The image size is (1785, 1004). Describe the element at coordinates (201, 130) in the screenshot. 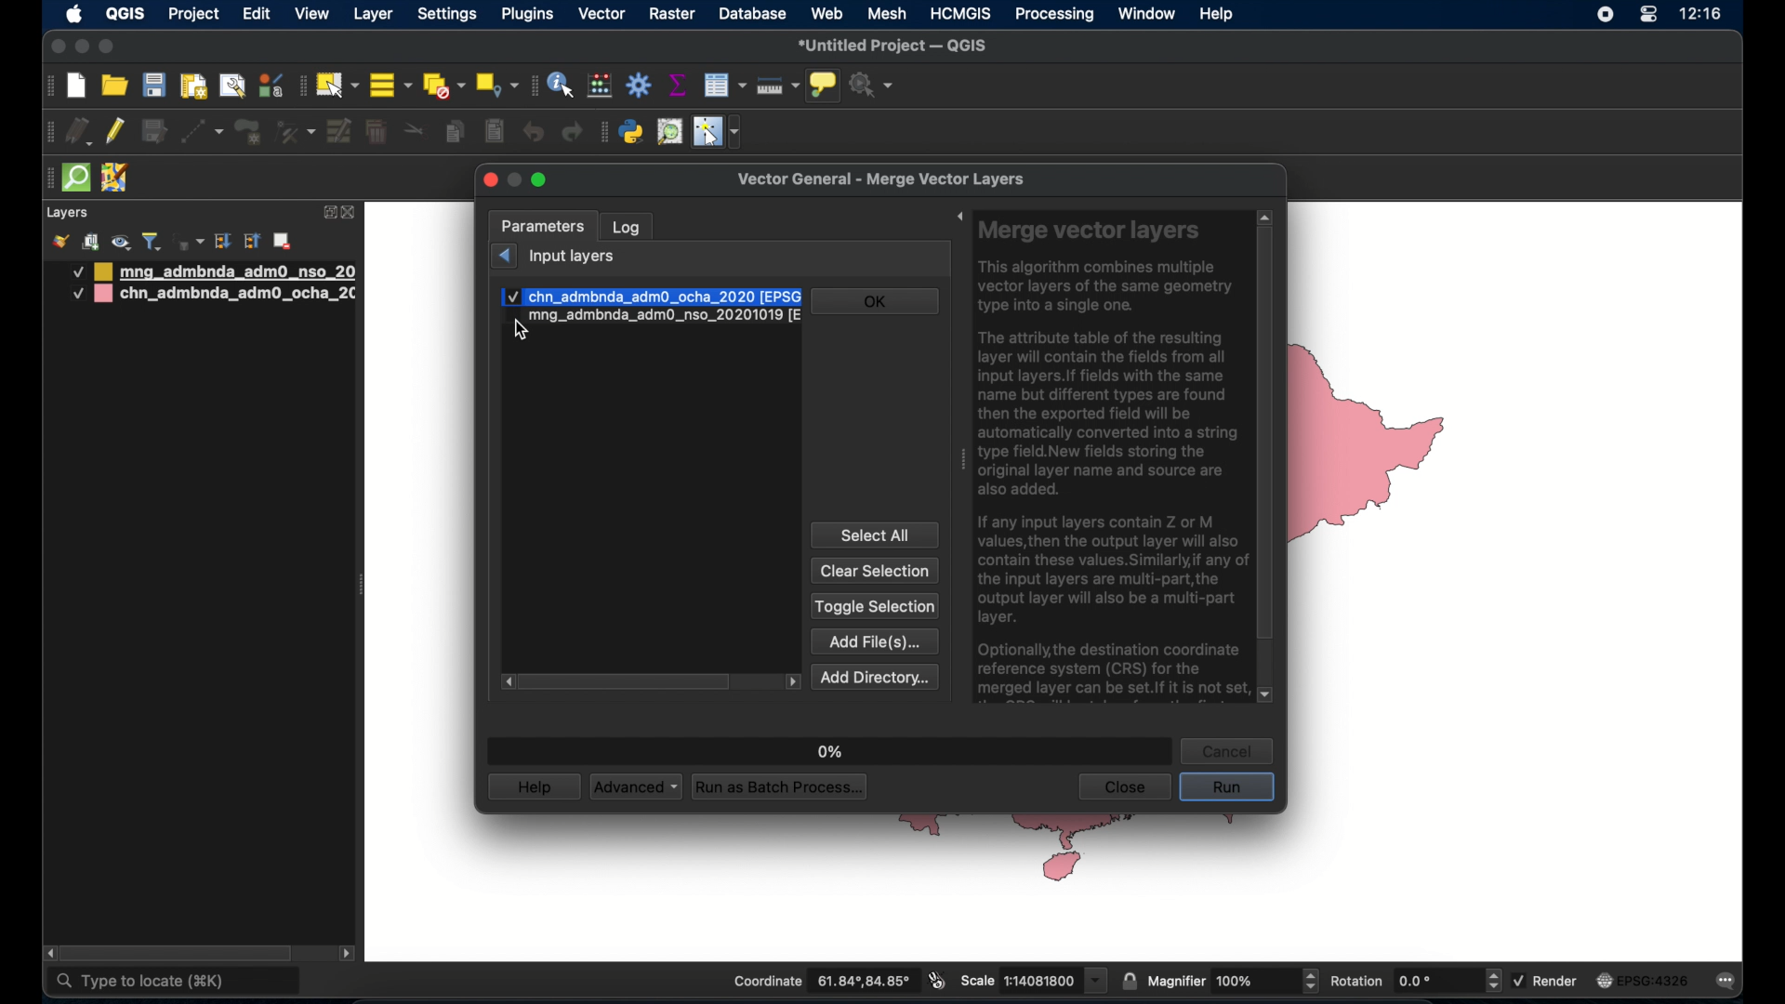

I see `digitize with segment` at that location.